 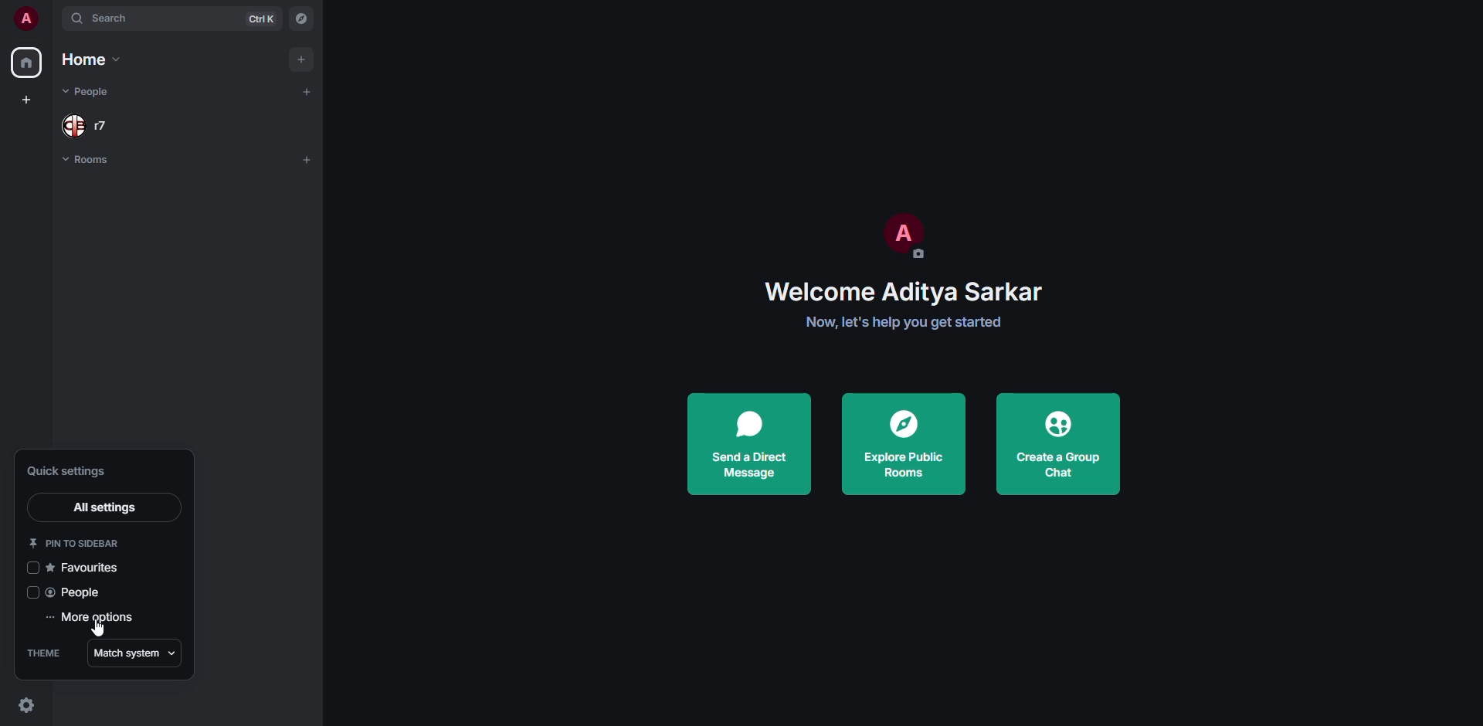 I want to click on pin to sidebar, so click(x=71, y=543).